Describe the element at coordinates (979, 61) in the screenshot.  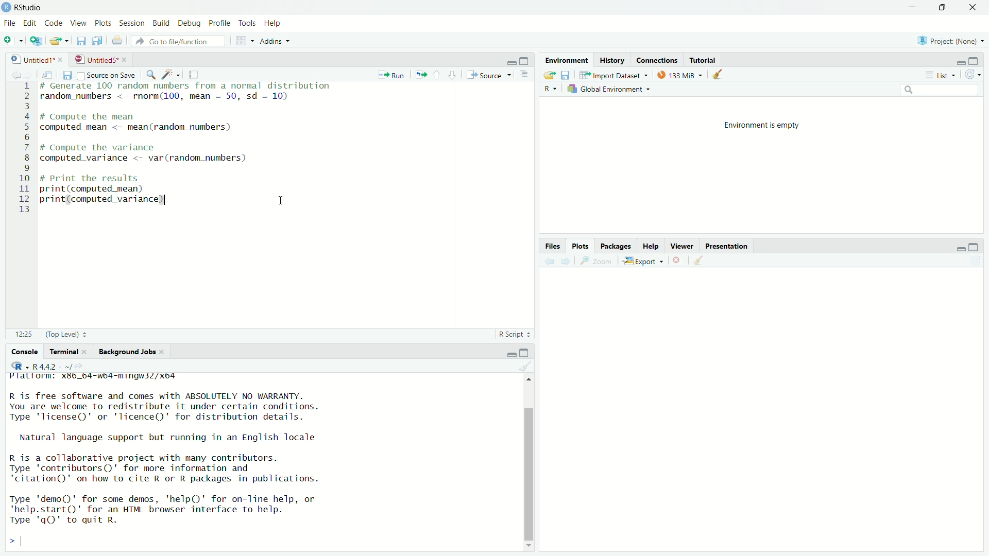
I see `maximize` at that location.